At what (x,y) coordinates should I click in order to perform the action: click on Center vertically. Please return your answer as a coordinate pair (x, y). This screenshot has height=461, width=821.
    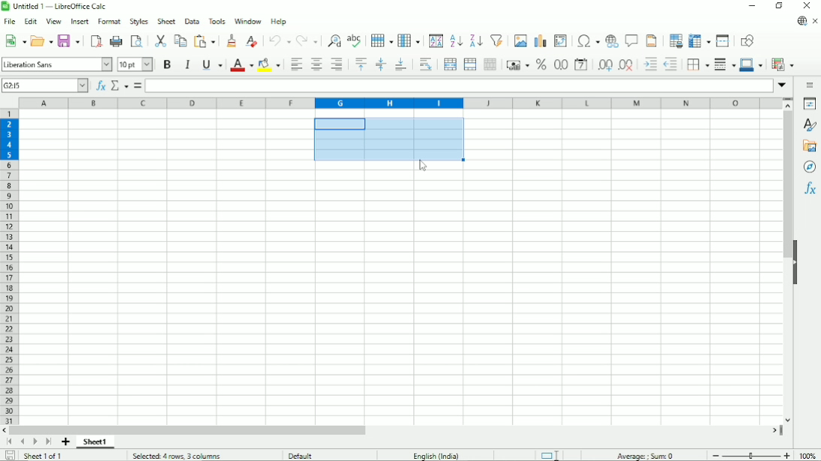
    Looking at the image, I should click on (380, 65).